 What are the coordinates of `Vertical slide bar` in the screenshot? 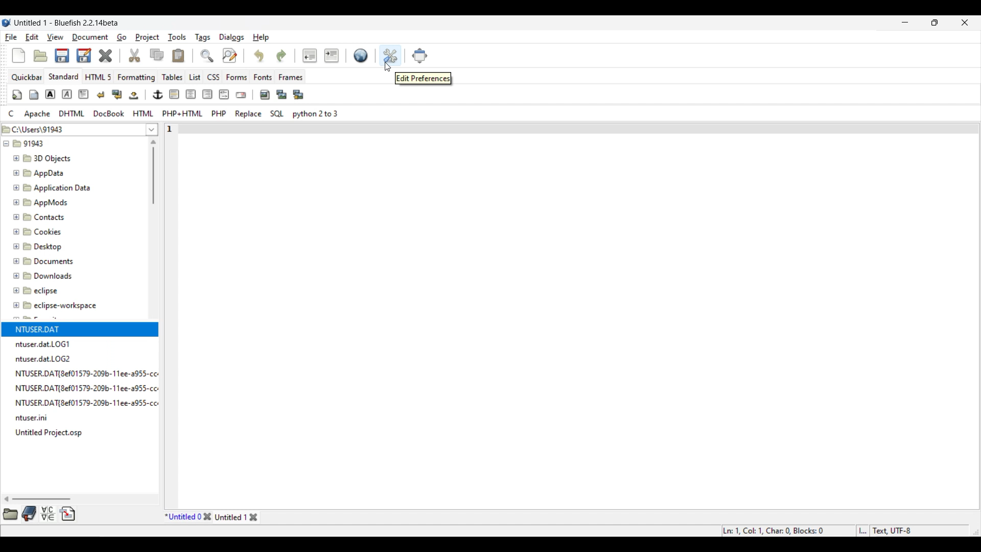 It's located at (153, 172).